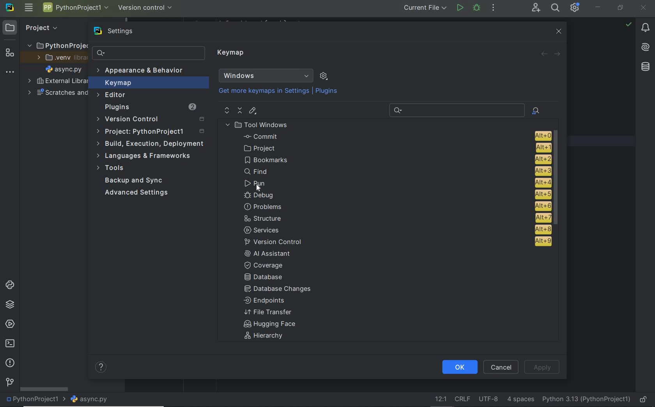 The height and width of the screenshot is (407, 655). What do you see at coordinates (34, 27) in the screenshot?
I see `Project` at bounding box center [34, 27].